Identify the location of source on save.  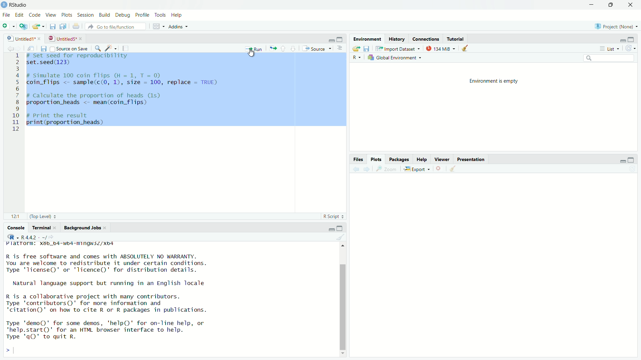
(69, 48).